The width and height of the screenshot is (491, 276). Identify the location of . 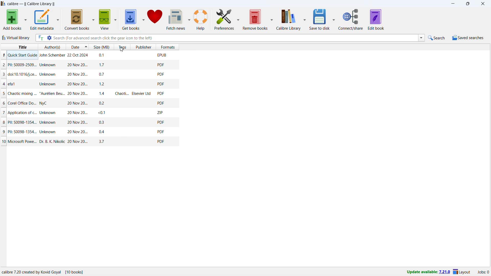
(90, 55).